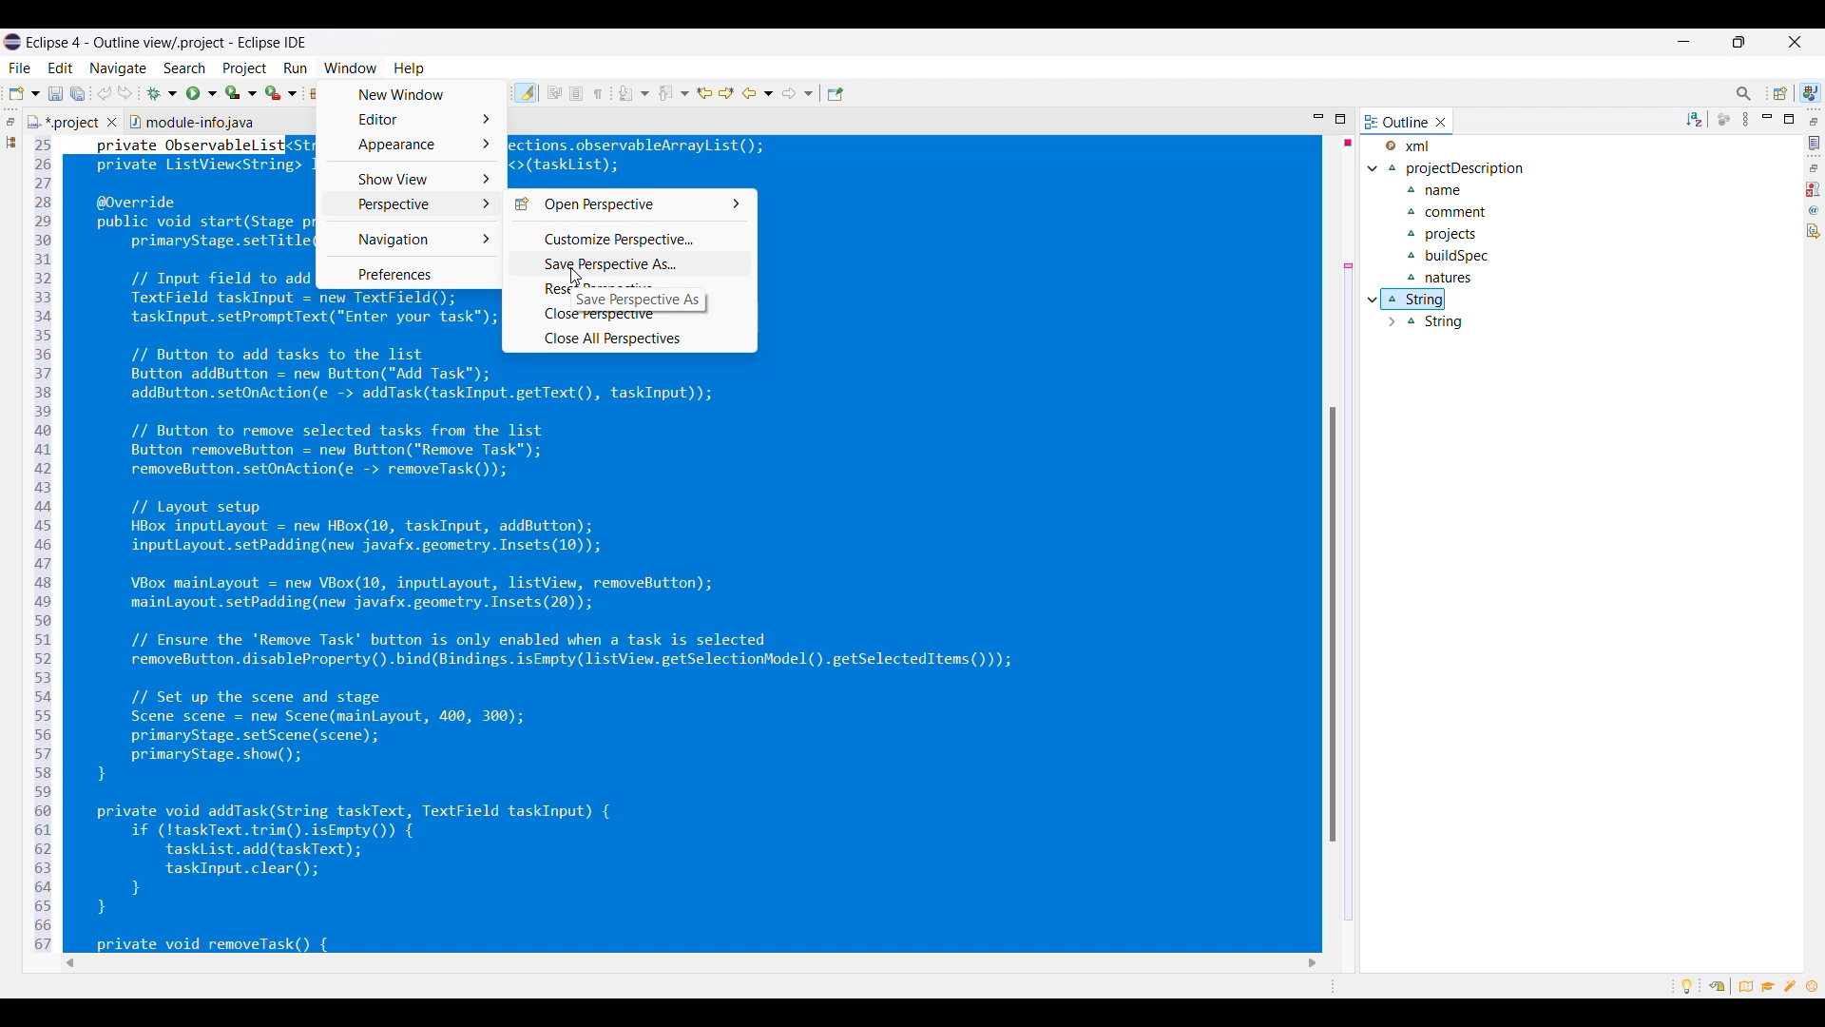  What do you see at coordinates (638, 300) in the screenshot?
I see `Description of current selection` at bounding box center [638, 300].